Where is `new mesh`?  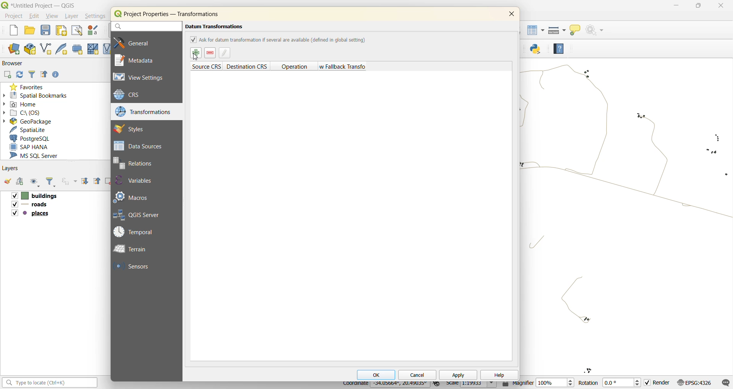
new mesh is located at coordinates (92, 49).